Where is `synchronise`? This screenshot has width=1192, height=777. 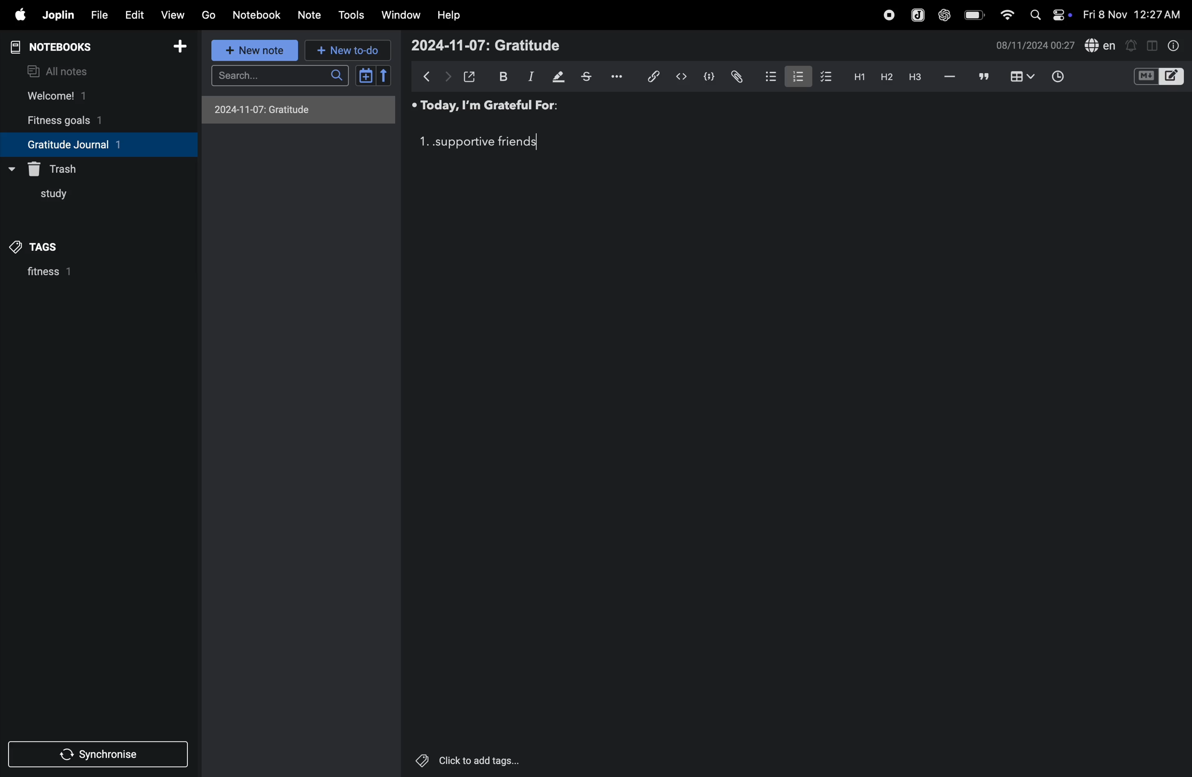 synchronise is located at coordinates (94, 756).